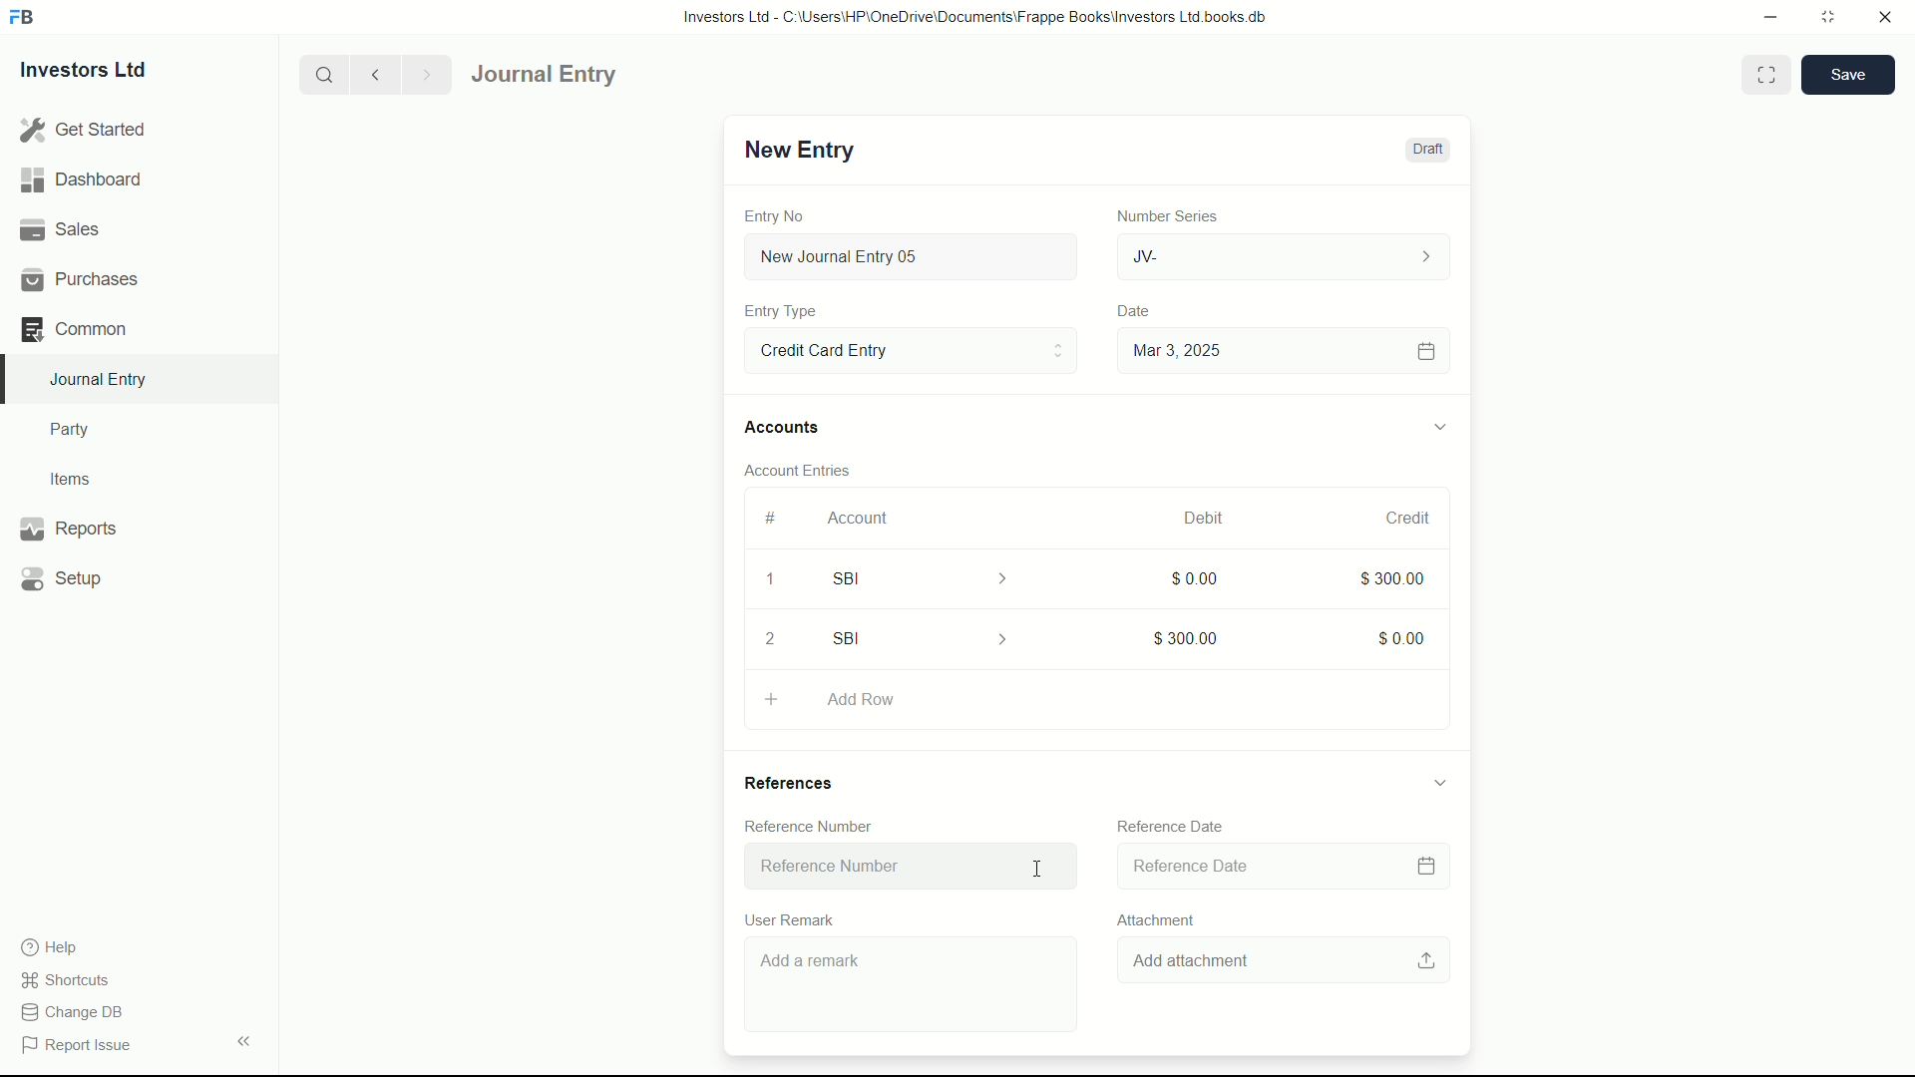  I want to click on New Entry, so click(796, 150).